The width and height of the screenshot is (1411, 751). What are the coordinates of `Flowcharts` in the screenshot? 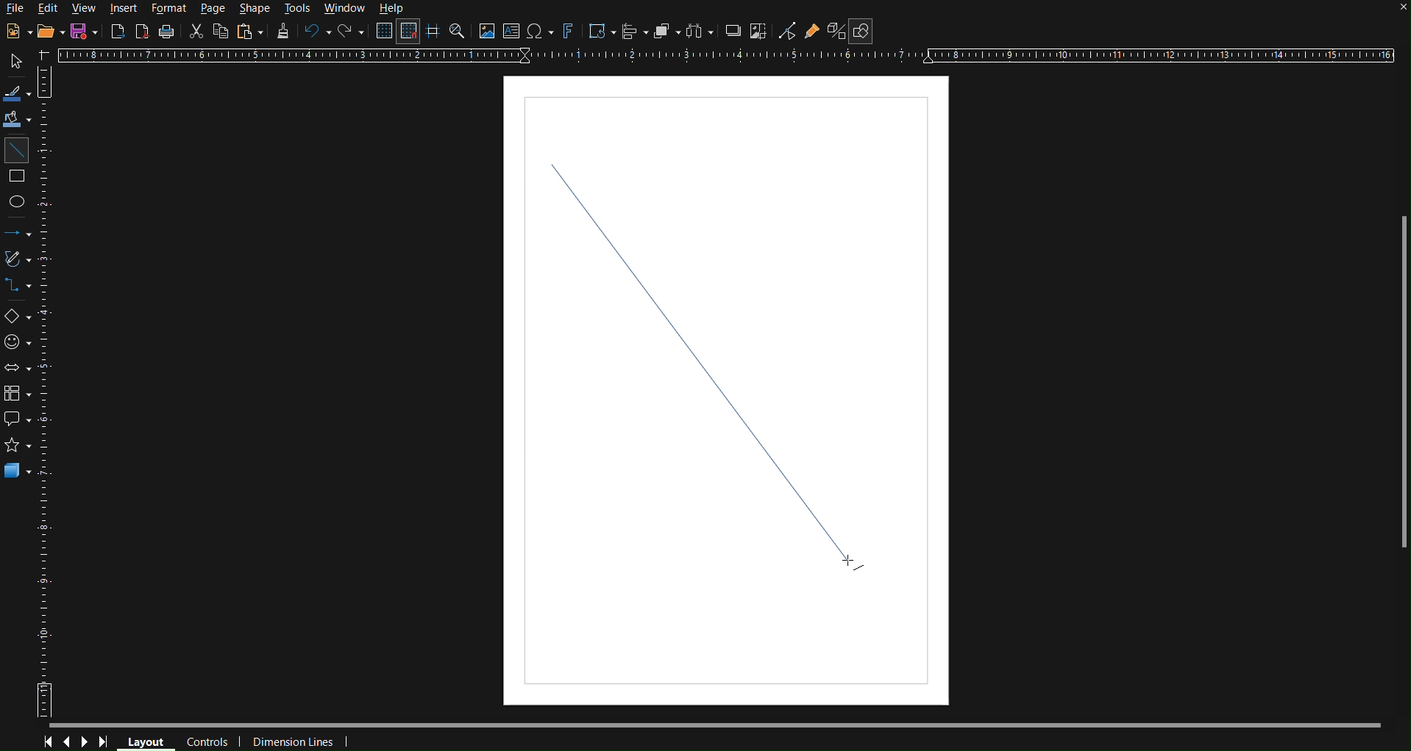 It's located at (18, 394).